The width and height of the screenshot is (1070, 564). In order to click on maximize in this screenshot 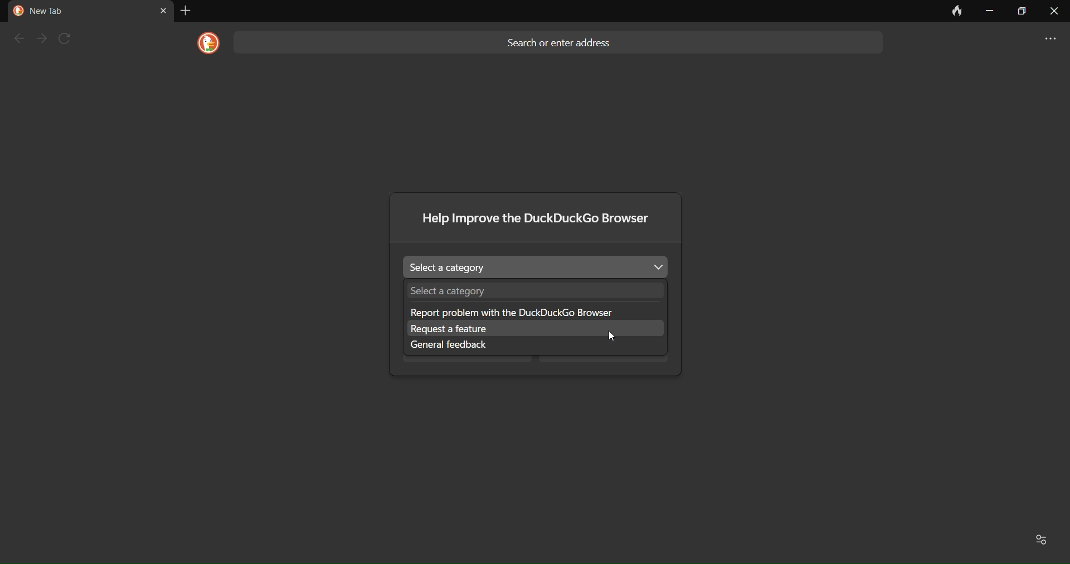, I will do `click(1020, 11)`.